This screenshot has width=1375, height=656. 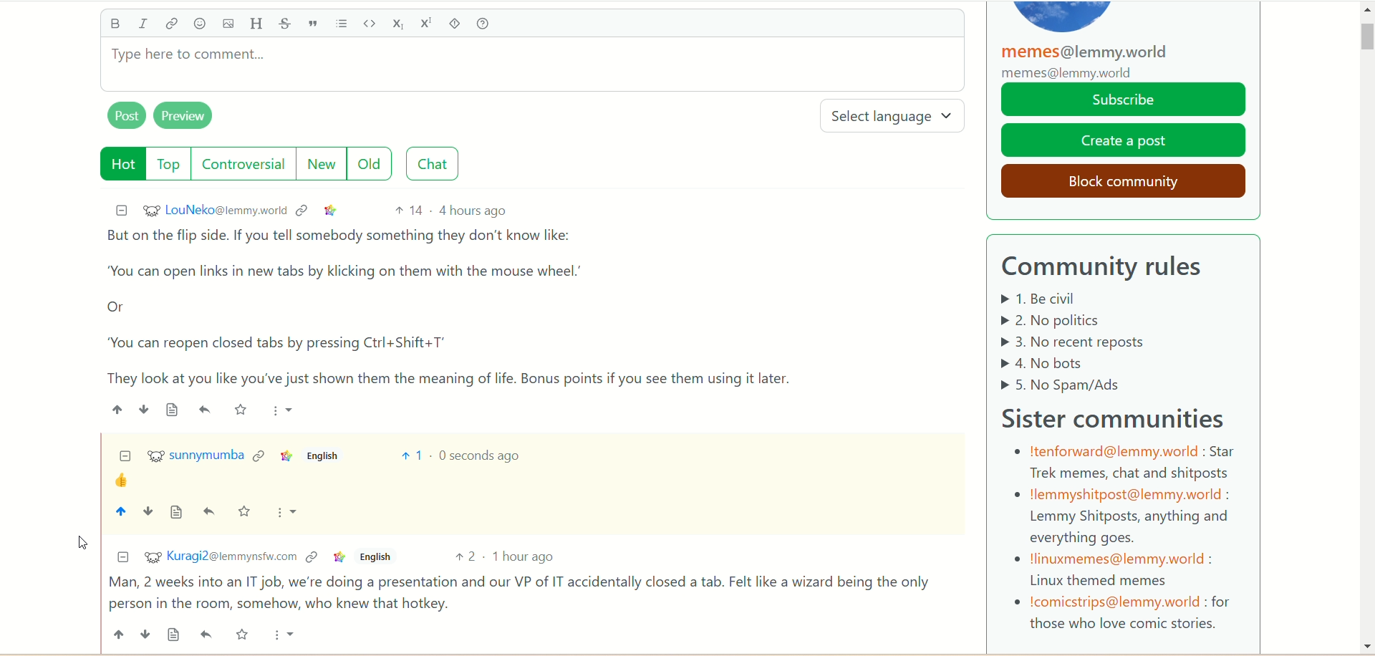 I want to click on english, so click(x=325, y=458).